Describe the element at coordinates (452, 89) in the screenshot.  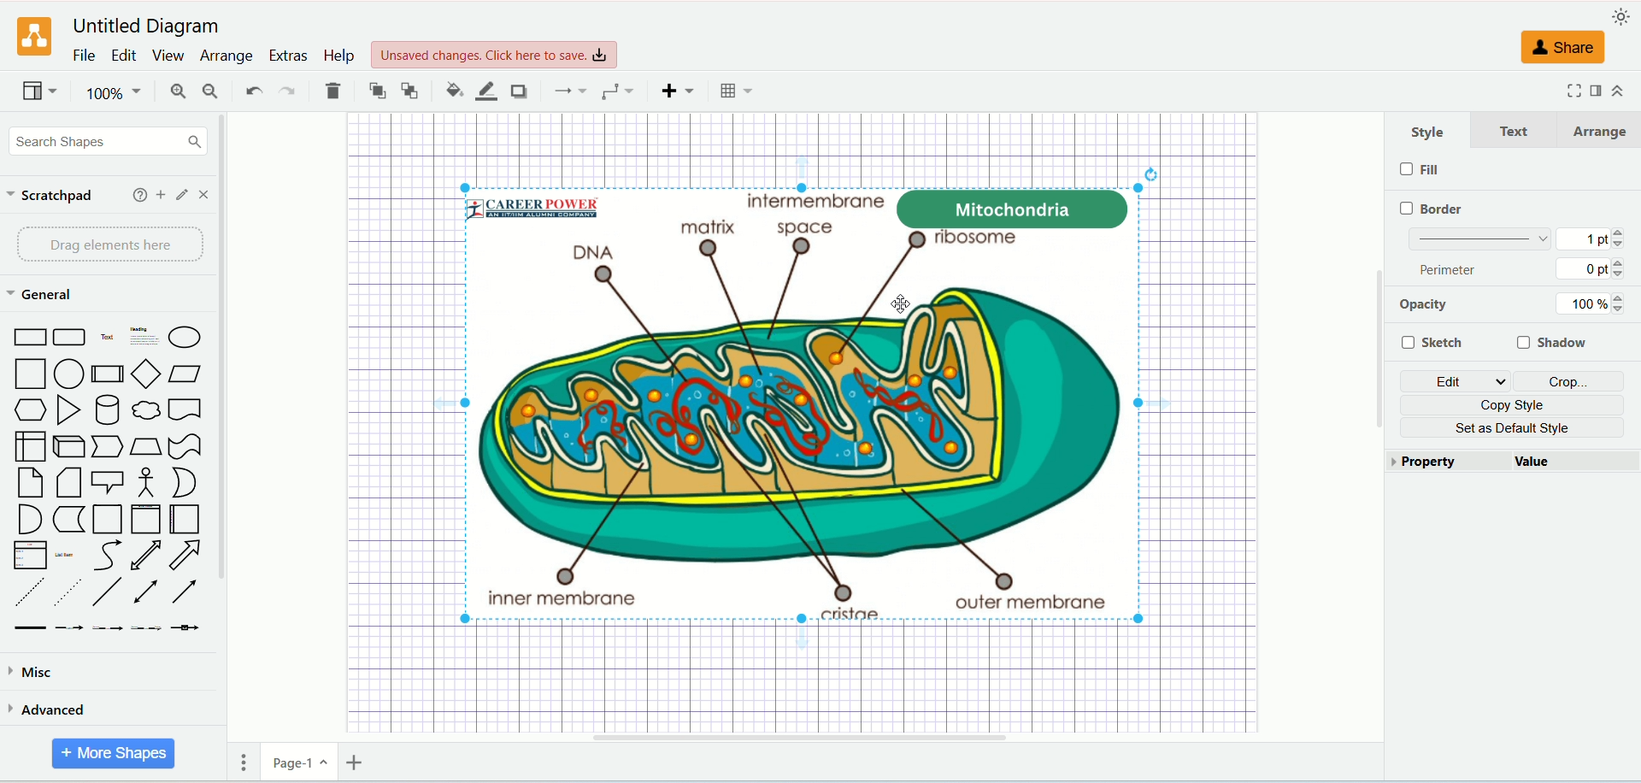
I see `fill color` at that location.